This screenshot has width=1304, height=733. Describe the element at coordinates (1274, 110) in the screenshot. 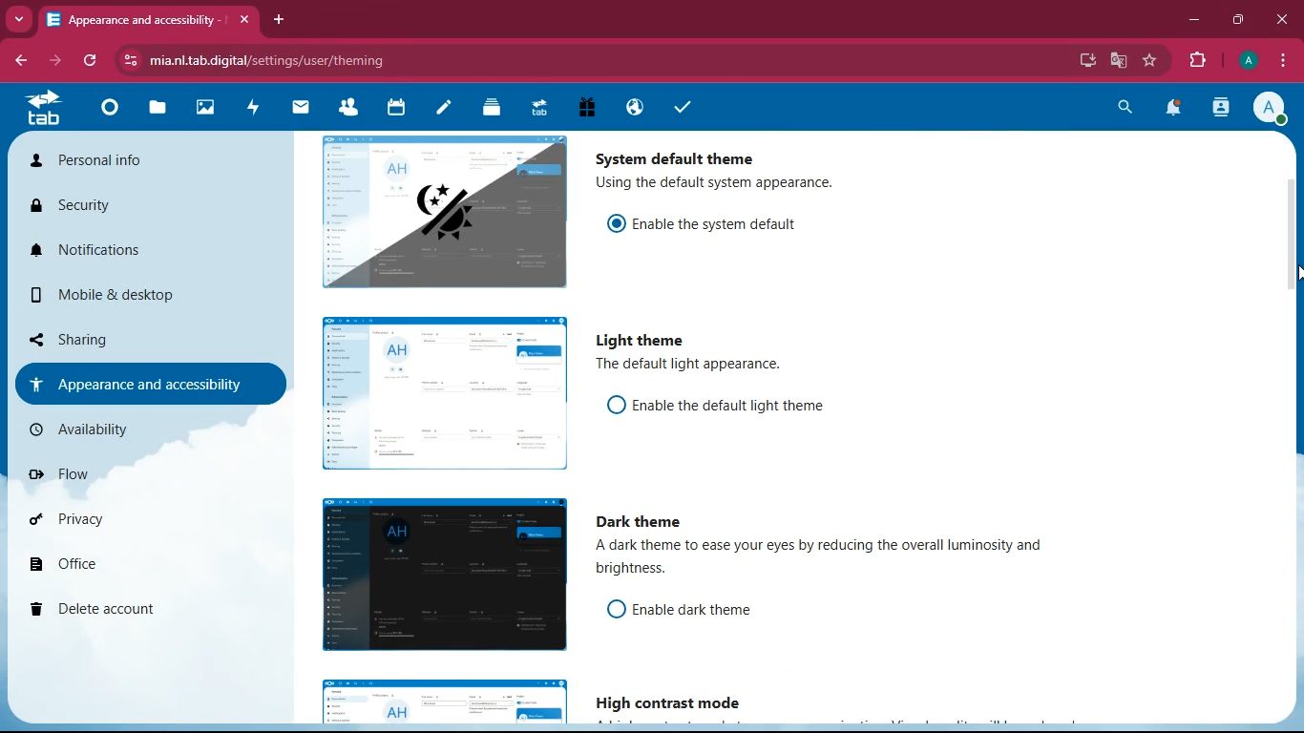

I see `profile` at that location.